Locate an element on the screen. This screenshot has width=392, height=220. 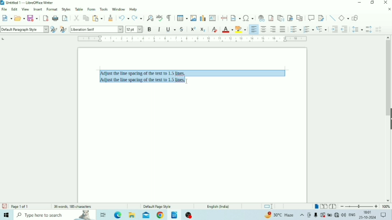
Open is located at coordinates (20, 18).